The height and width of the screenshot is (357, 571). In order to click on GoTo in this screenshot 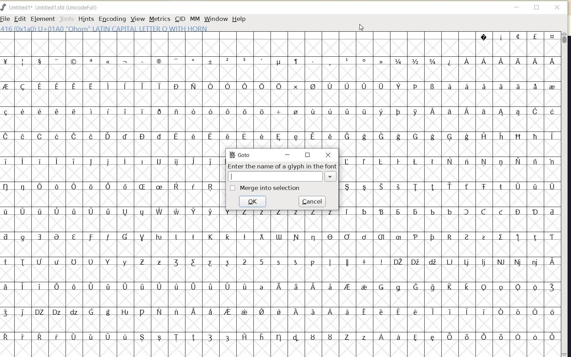, I will do `click(241, 155)`.